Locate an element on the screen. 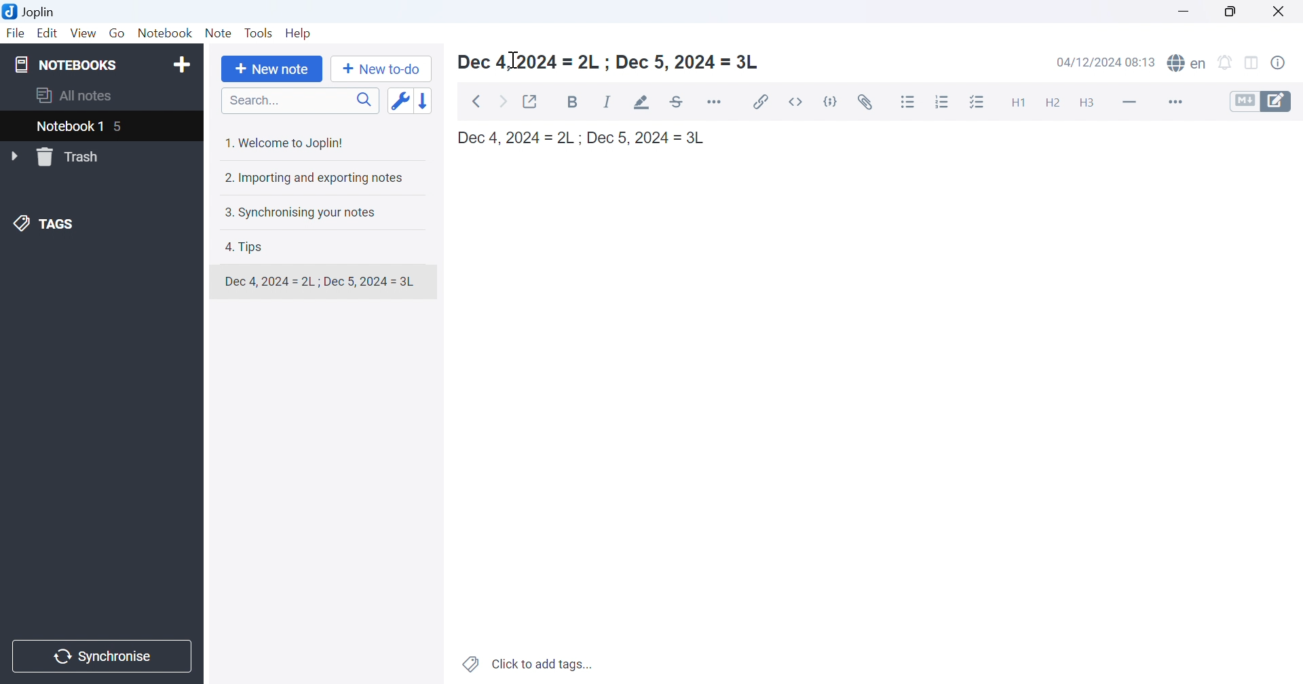 The height and width of the screenshot is (684, 1303). Help is located at coordinates (303, 33).